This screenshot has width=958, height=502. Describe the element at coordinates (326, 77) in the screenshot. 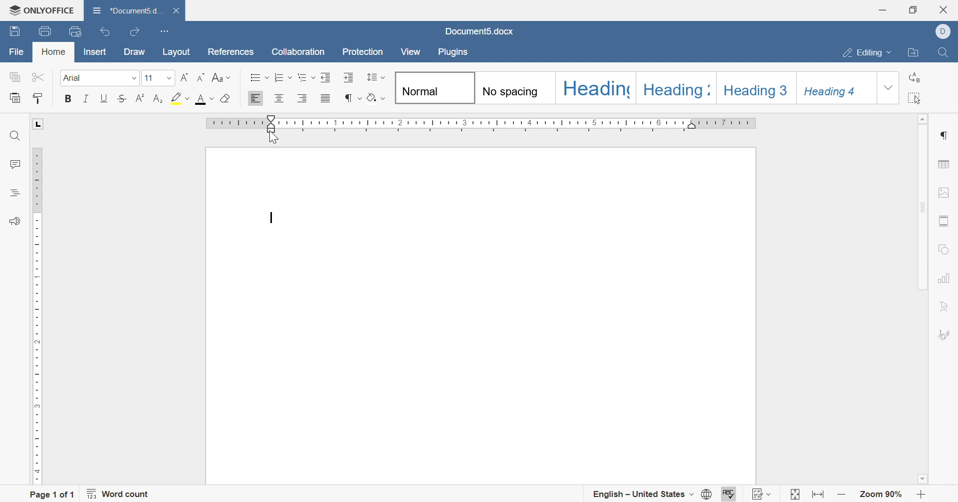

I see `decrease indent` at that location.